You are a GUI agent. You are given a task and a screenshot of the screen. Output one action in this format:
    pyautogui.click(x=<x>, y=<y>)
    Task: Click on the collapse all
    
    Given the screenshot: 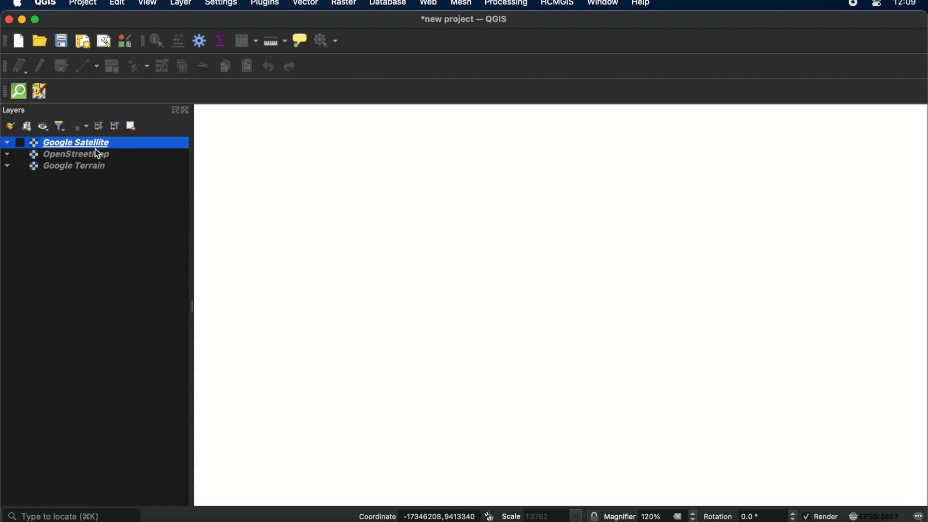 What is the action you would take?
    pyautogui.click(x=115, y=126)
    